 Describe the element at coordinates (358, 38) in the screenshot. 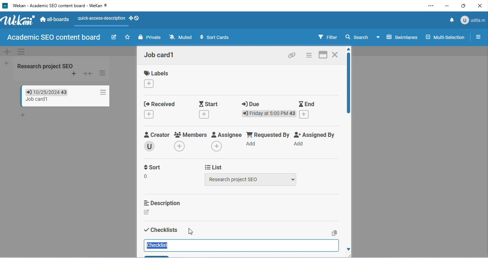

I see `search` at that location.